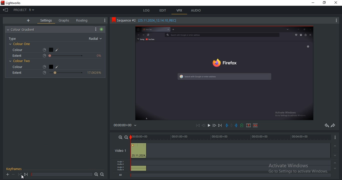 This screenshot has width=342, height=180. I want to click on , so click(14, 174).